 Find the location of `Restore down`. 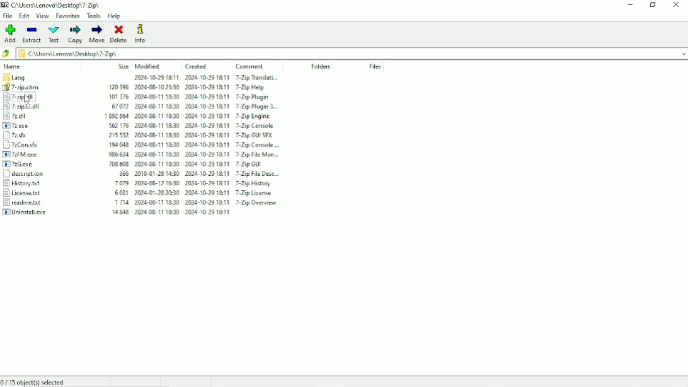

Restore down is located at coordinates (653, 4).